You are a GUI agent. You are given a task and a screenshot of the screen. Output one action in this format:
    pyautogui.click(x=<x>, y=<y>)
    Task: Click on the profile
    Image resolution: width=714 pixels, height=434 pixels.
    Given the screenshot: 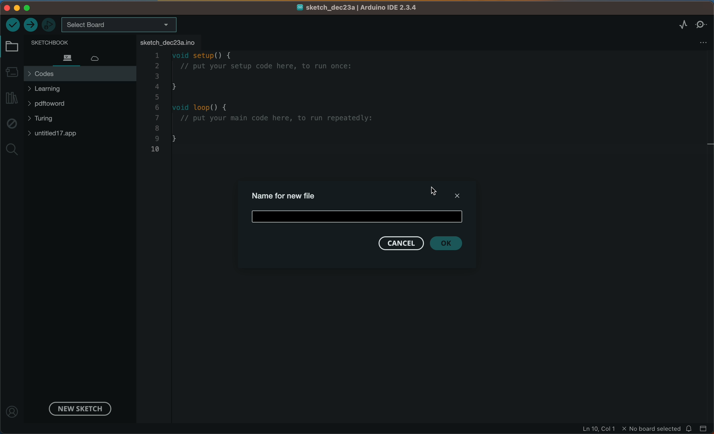 What is the action you would take?
    pyautogui.click(x=13, y=409)
    